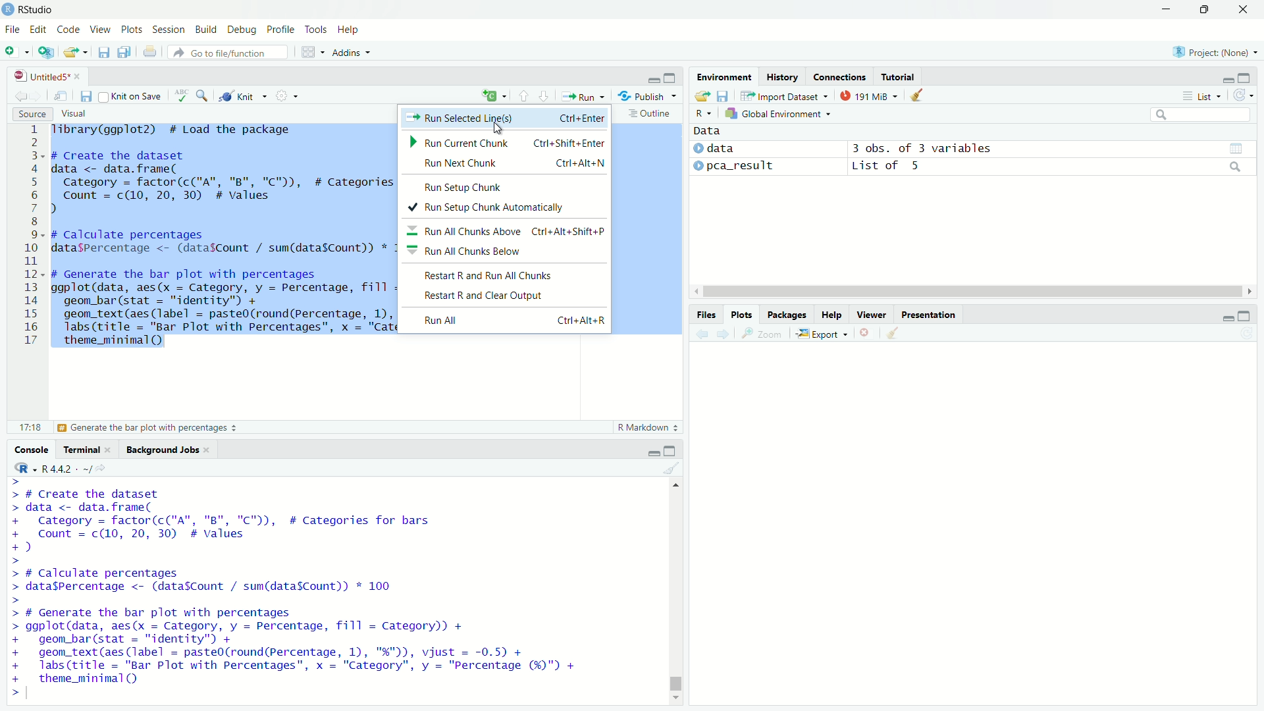 This screenshot has height=711, width=1264. I want to click on show in new window, so click(62, 96).